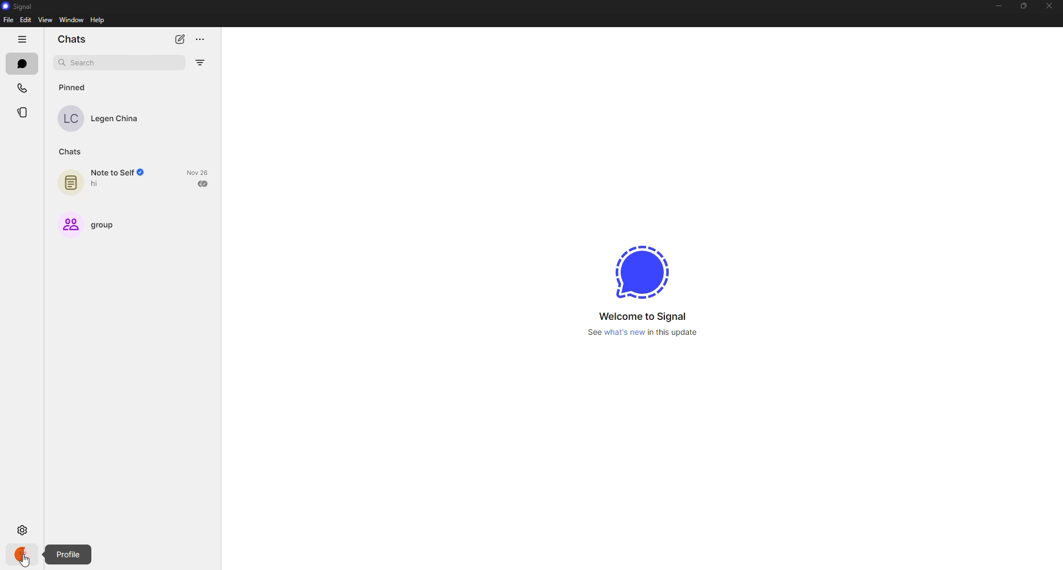 The image size is (1063, 570). I want to click on filter, so click(199, 63).